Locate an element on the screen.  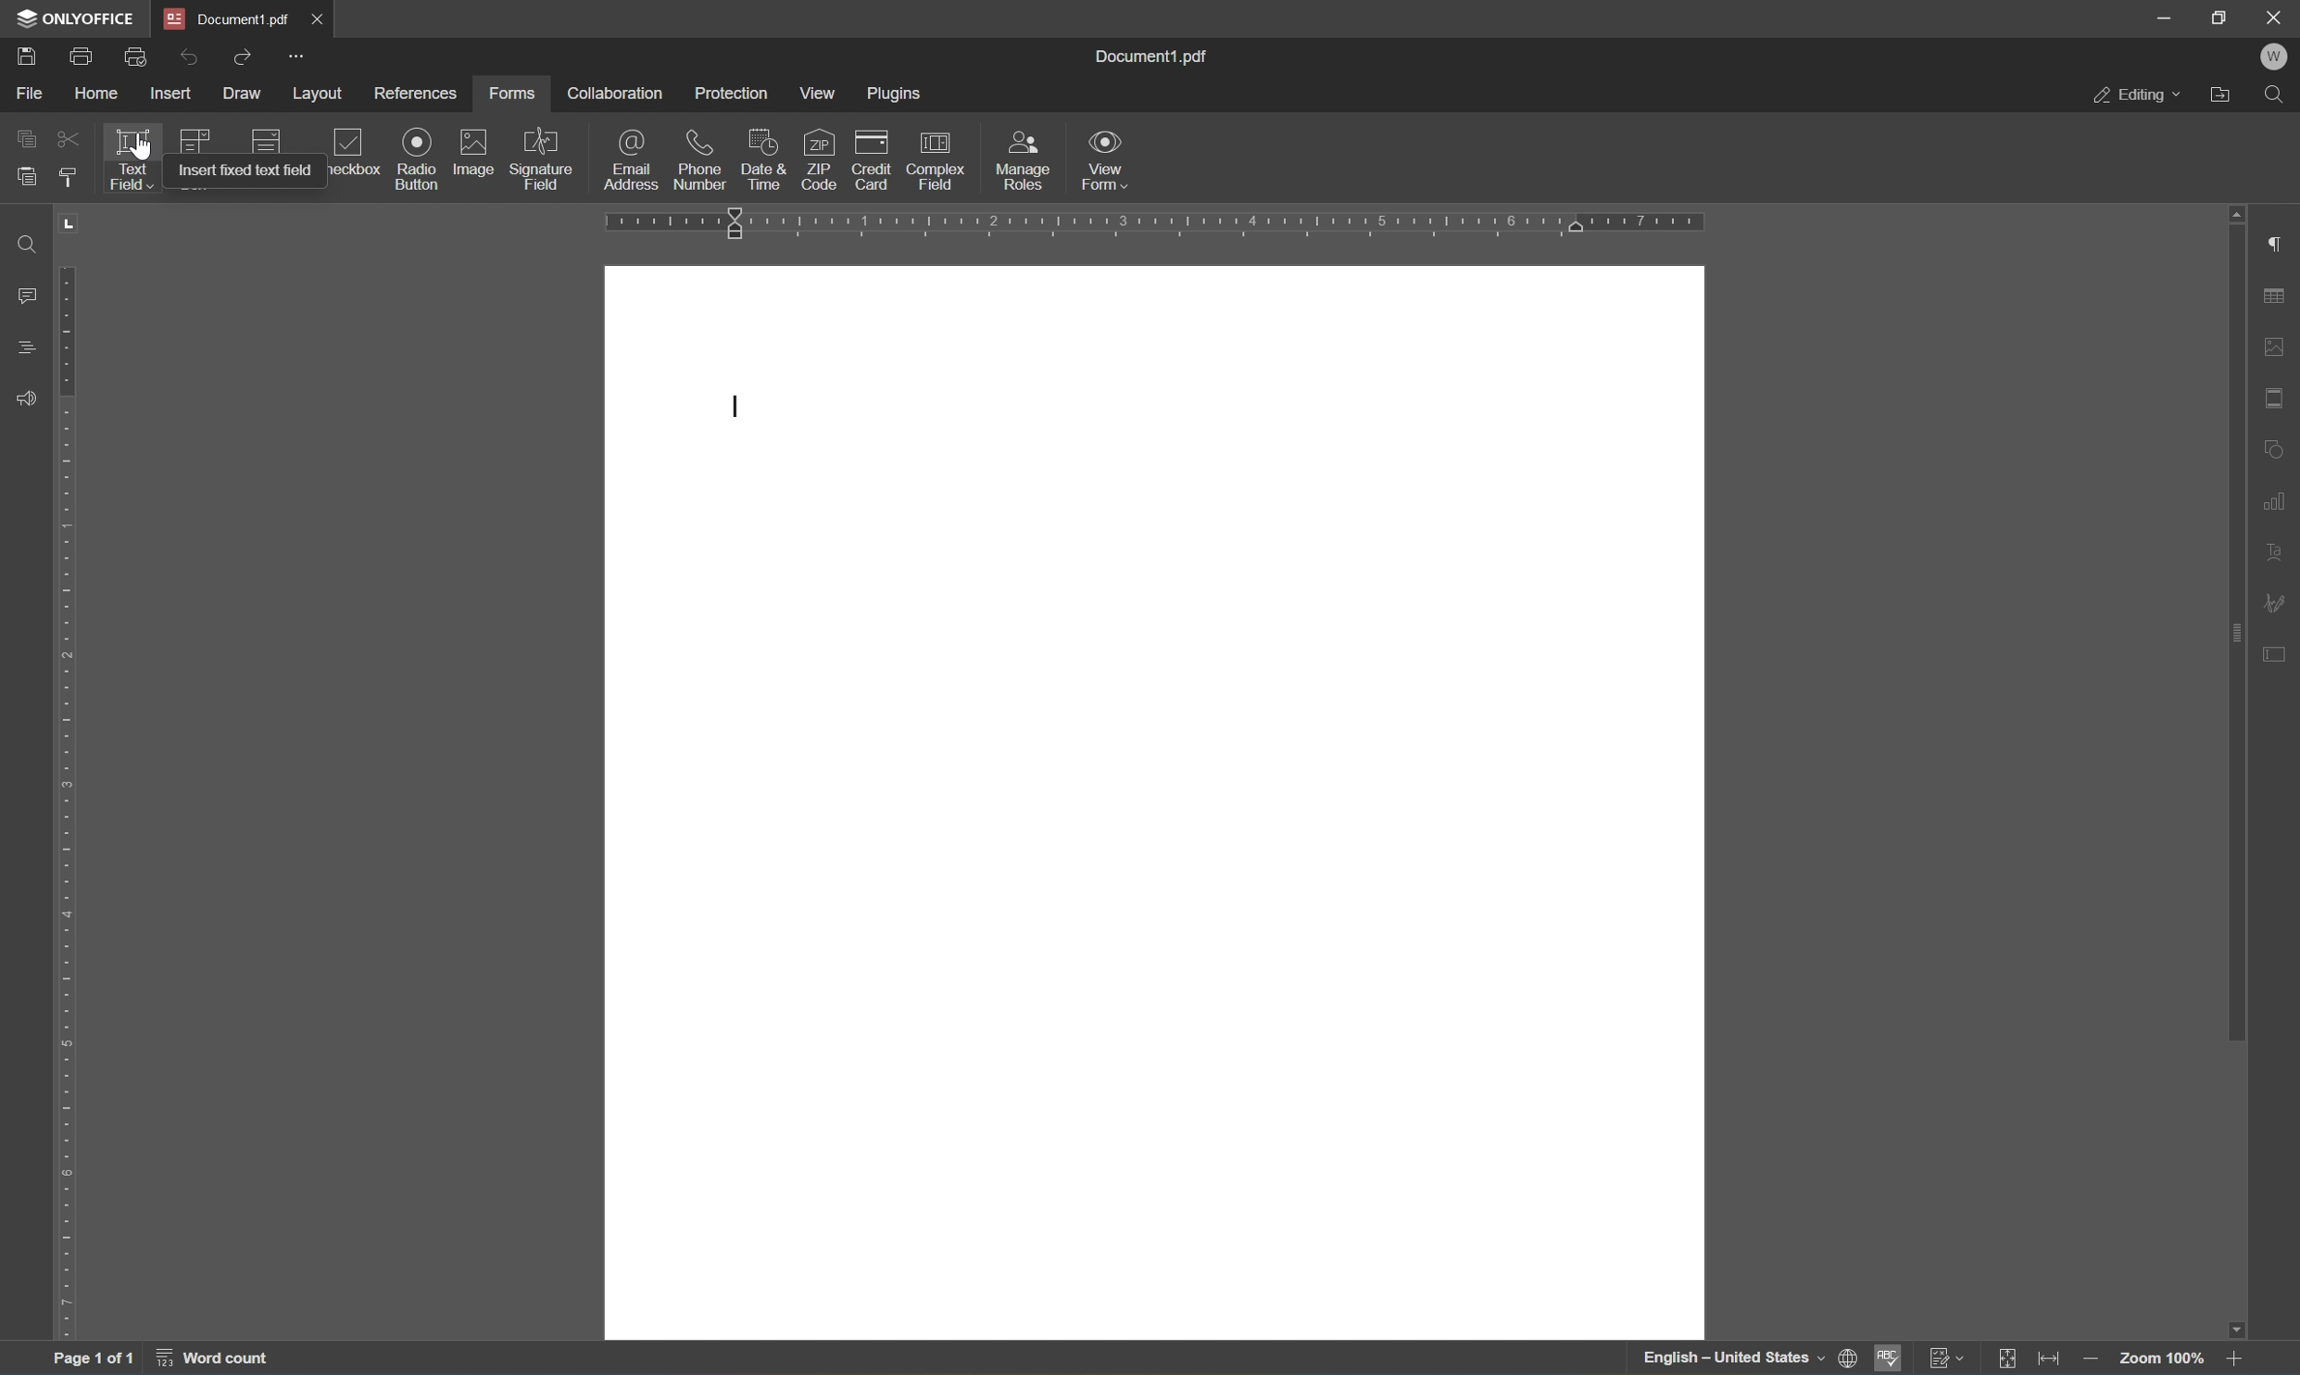
restore down is located at coordinates (2217, 18).